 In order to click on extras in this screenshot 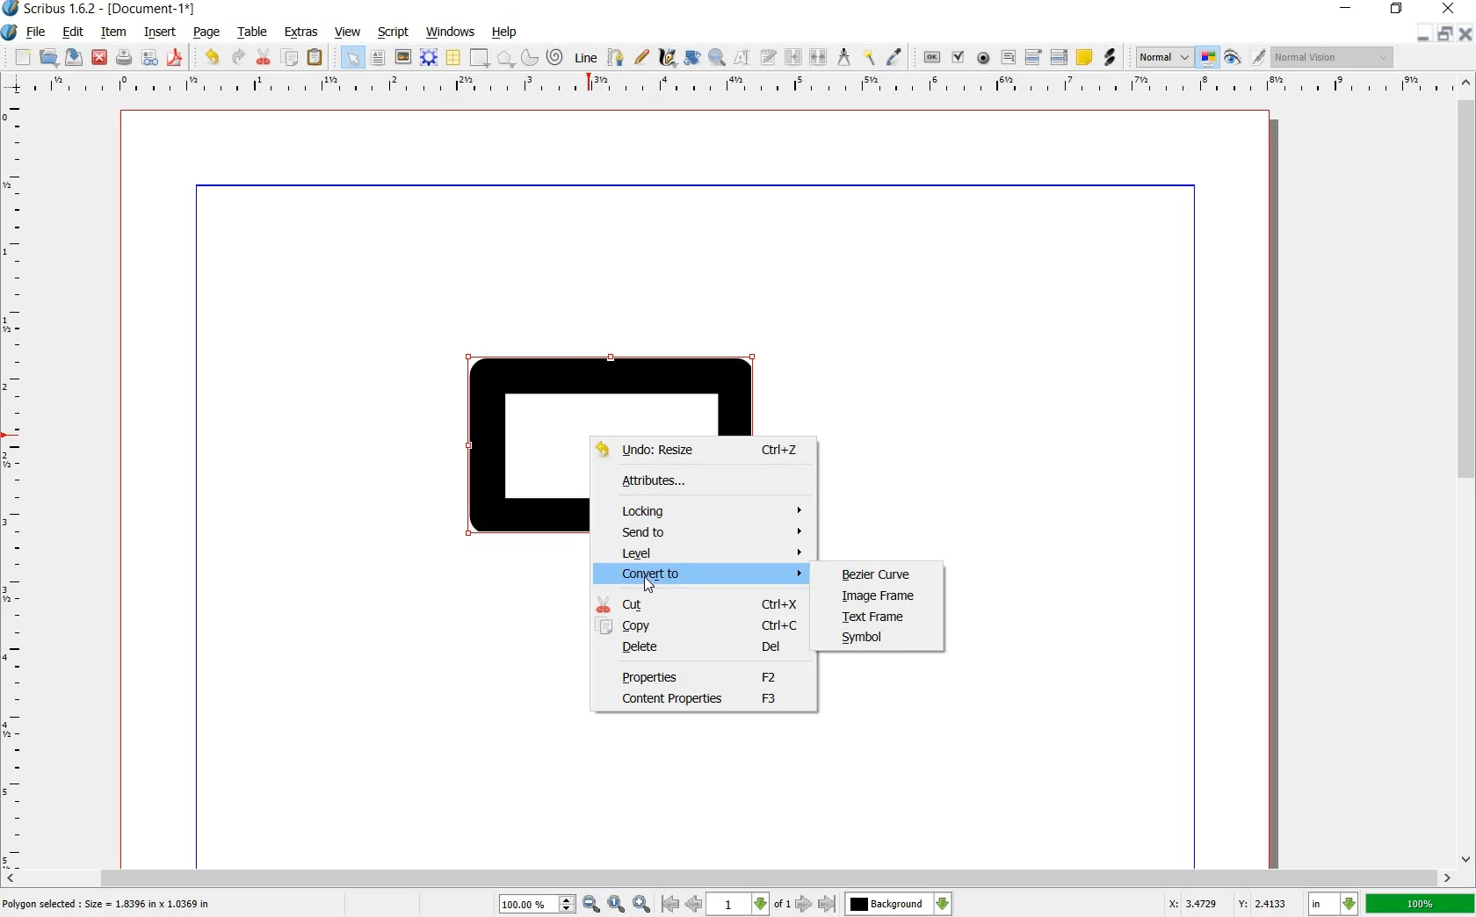, I will do `click(301, 32)`.